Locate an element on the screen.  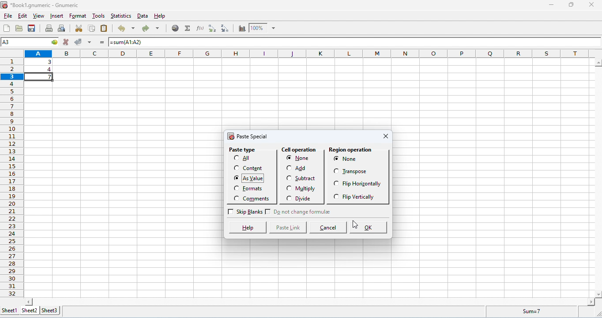
maximize is located at coordinates (571, 5).